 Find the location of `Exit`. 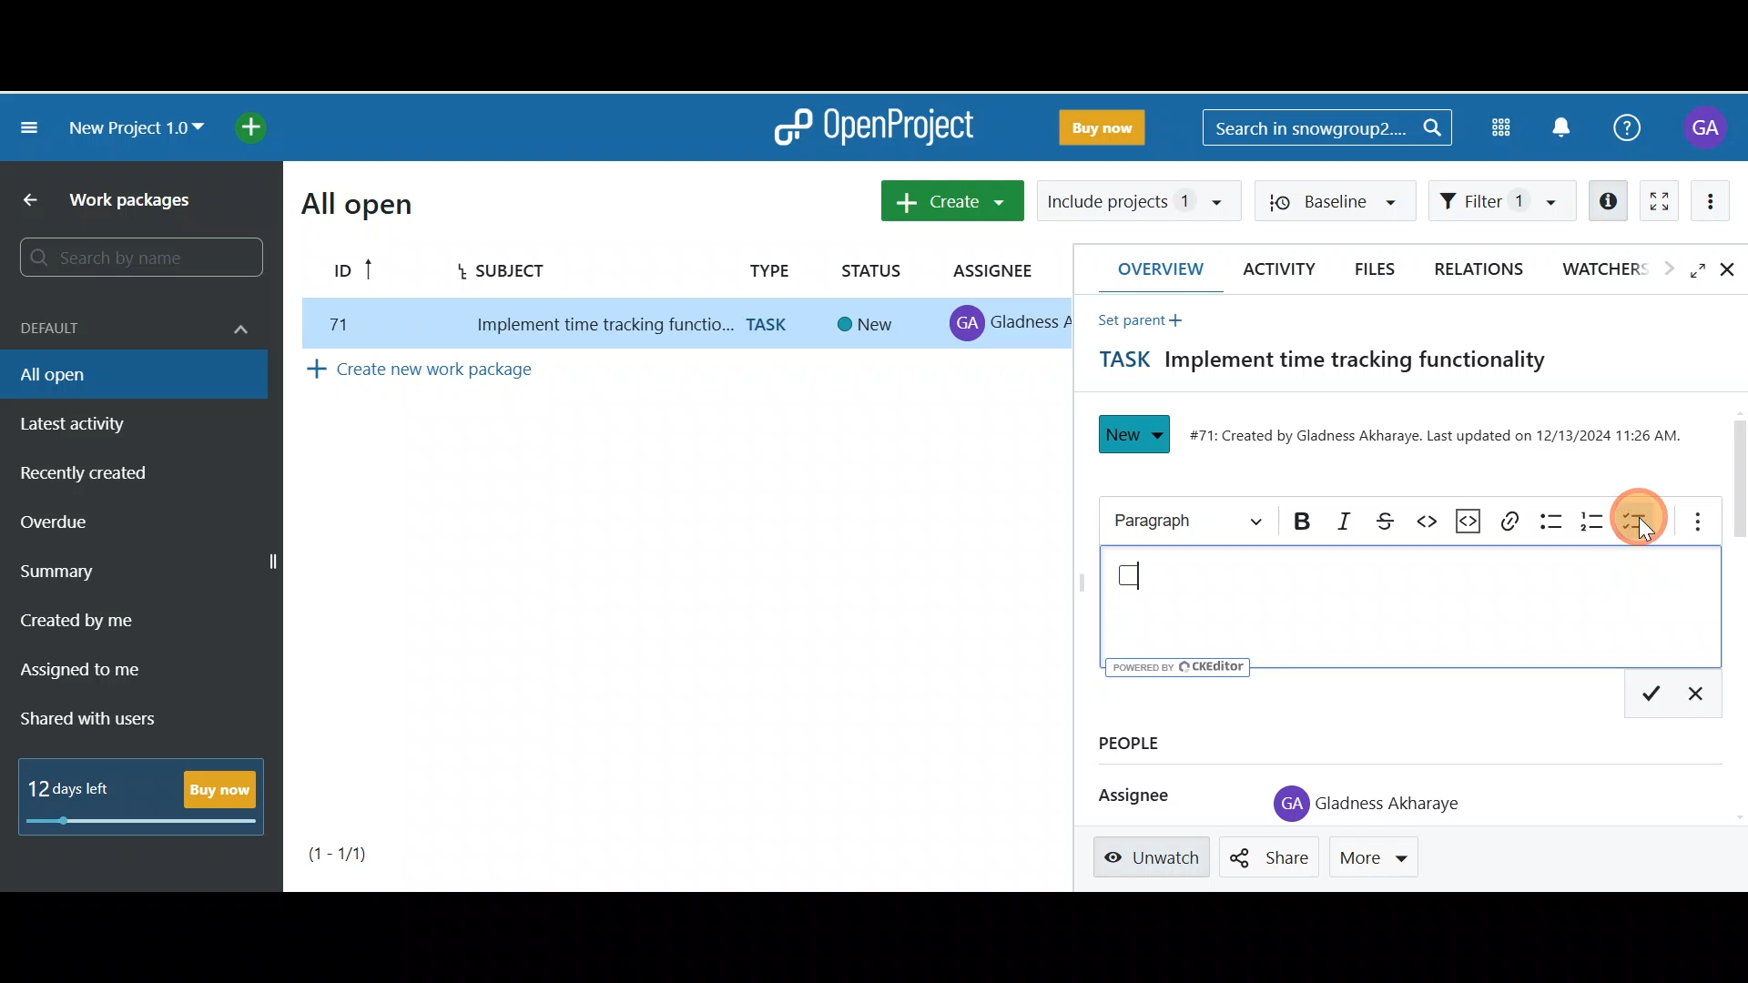

Exit is located at coordinates (1704, 695).